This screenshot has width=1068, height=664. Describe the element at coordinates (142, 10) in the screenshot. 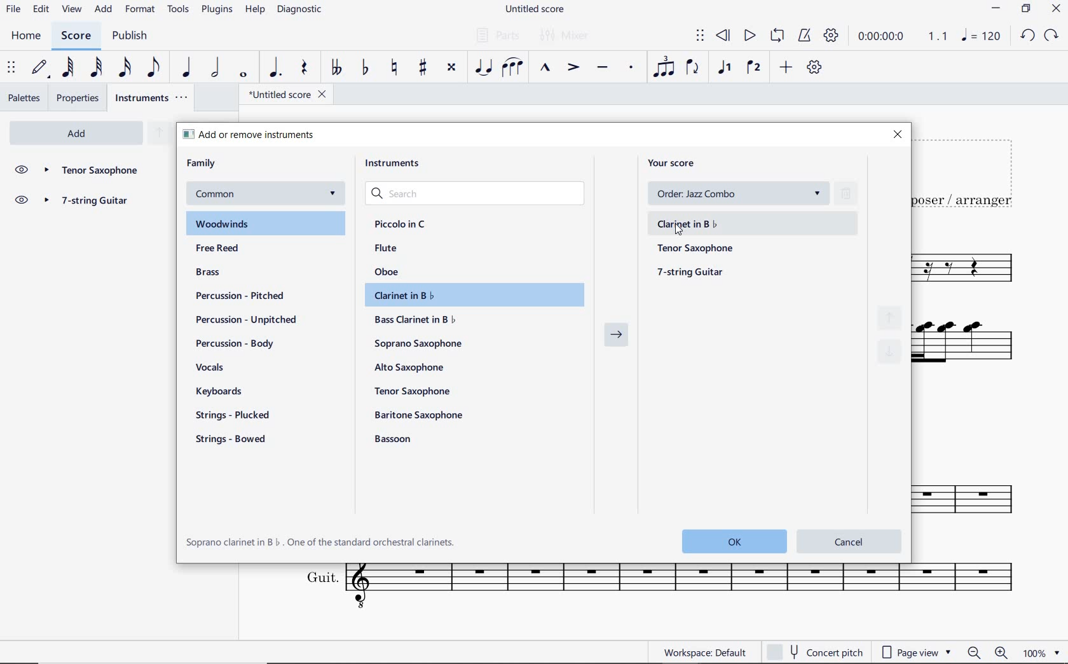

I see `FORMAT` at that location.